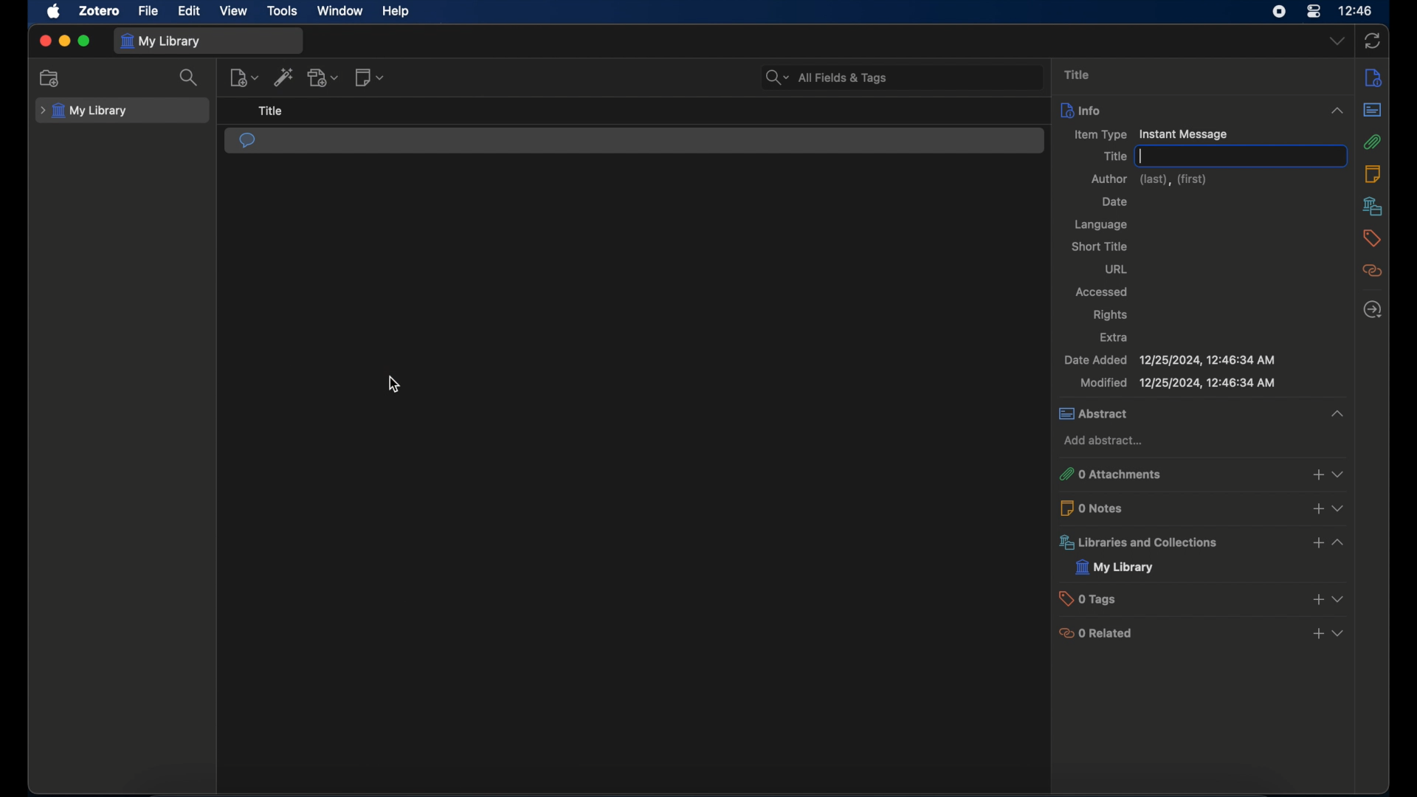 The image size is (1417, 797). What do you see at coordinates (284, 77) in the screenshot?
I see `add item by identifier` at bounding box center [284, 77].